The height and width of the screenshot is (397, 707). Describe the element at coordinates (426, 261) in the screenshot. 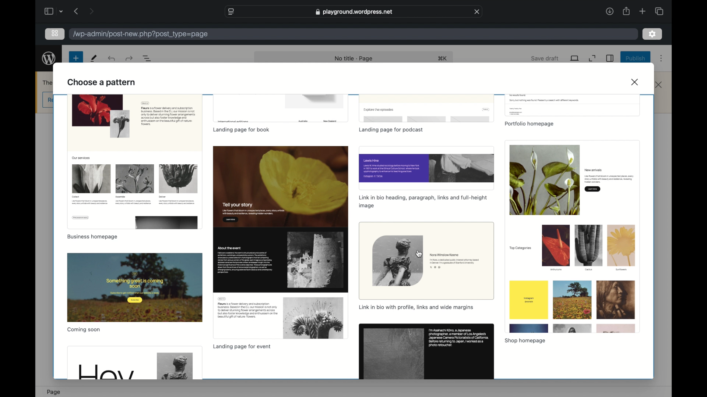

I see `preview` at that location.